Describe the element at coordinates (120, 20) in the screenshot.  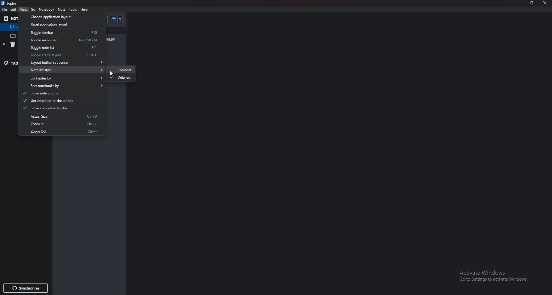
I see `Reverse sort order` at that location.